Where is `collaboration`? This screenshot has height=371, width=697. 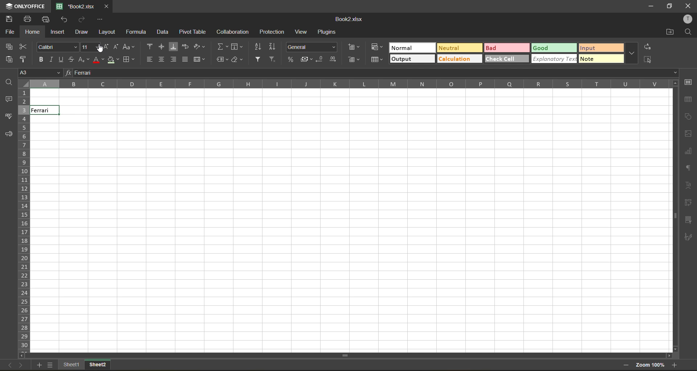 collaboration is located at coordinates (232, 32).